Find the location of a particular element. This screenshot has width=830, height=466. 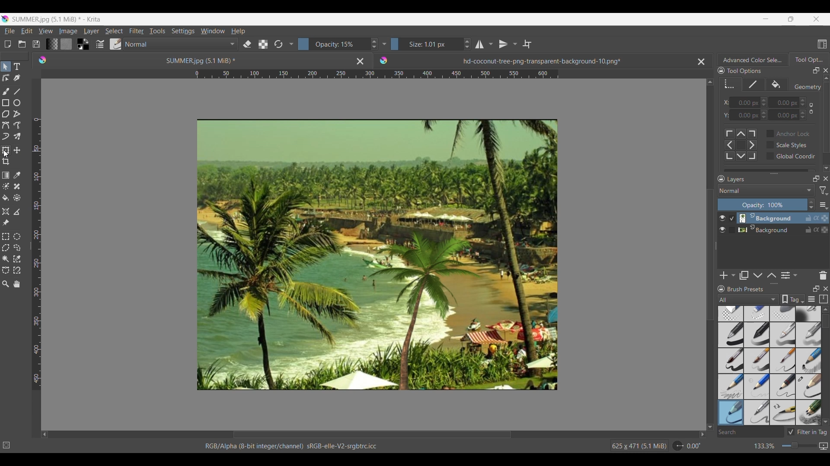

Choose brush preset is located at coordinates (115, 44).